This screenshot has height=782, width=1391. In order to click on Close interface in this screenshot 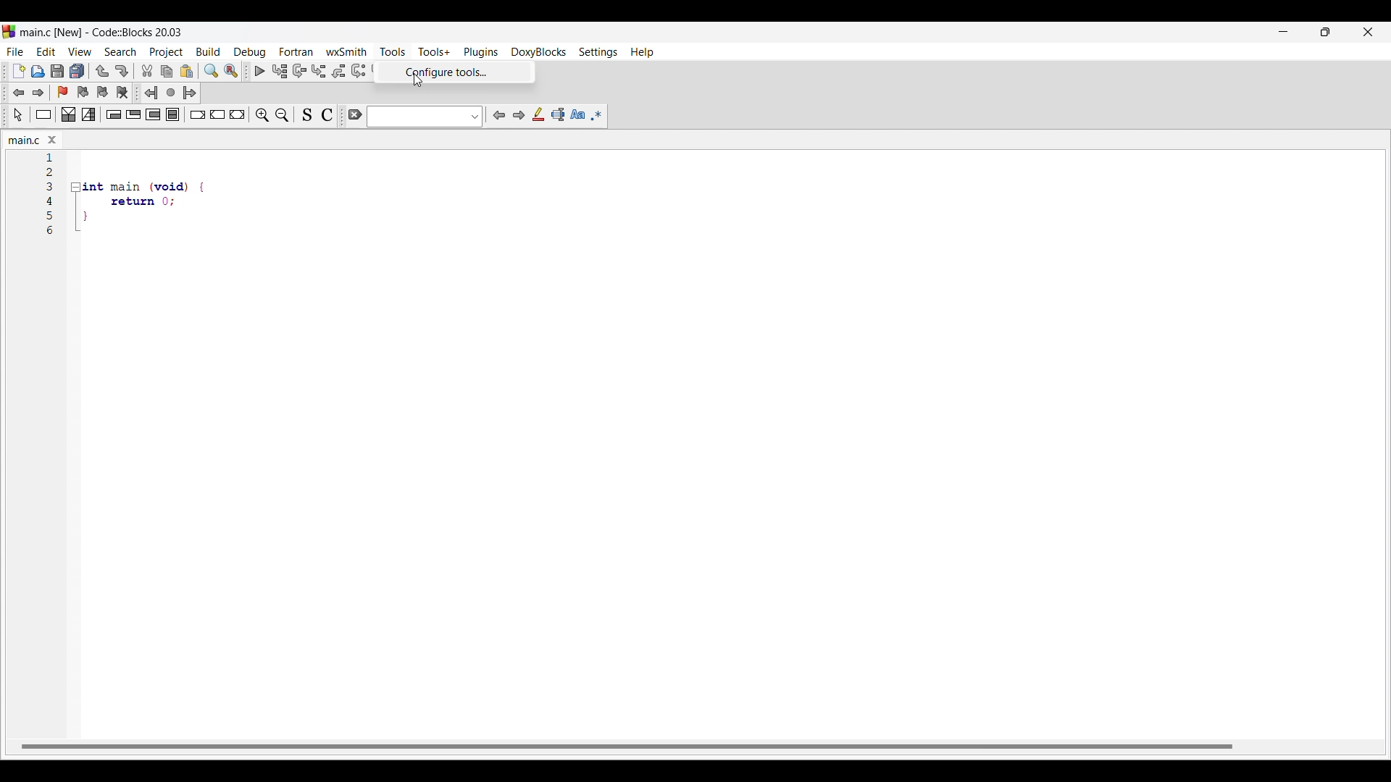, I will do `click(1368, 32)`.